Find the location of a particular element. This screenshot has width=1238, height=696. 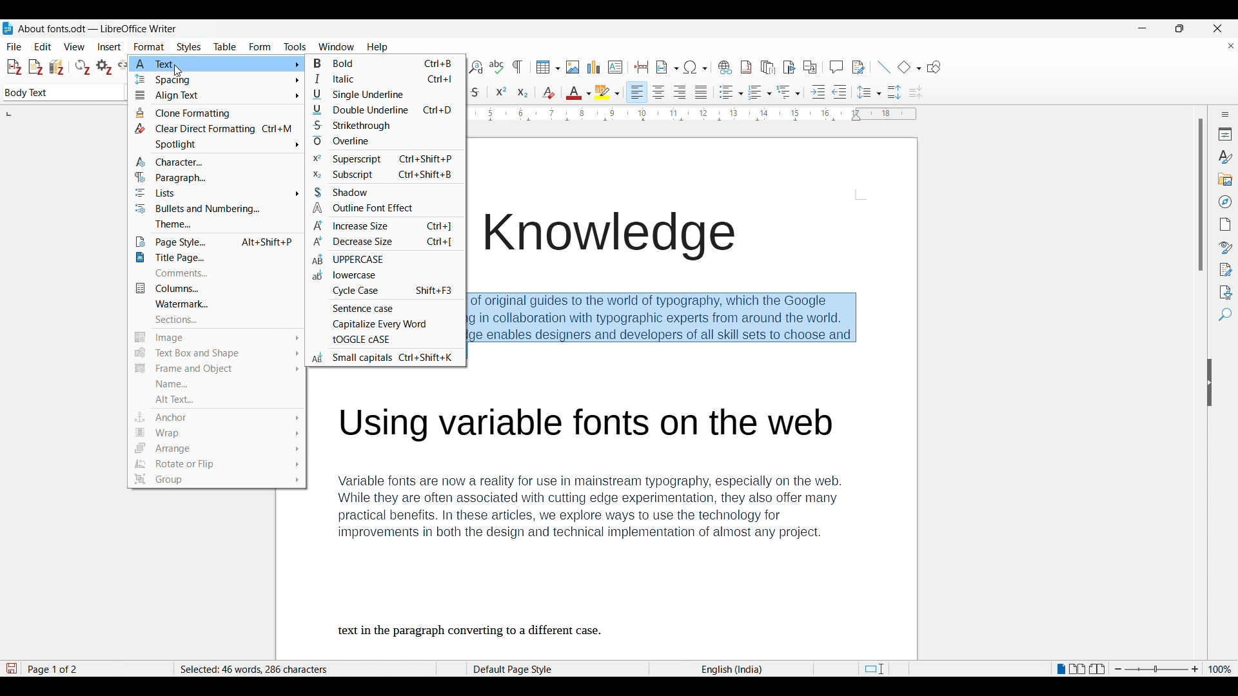

Hide sidebar is located at coordinates (1210, 382).